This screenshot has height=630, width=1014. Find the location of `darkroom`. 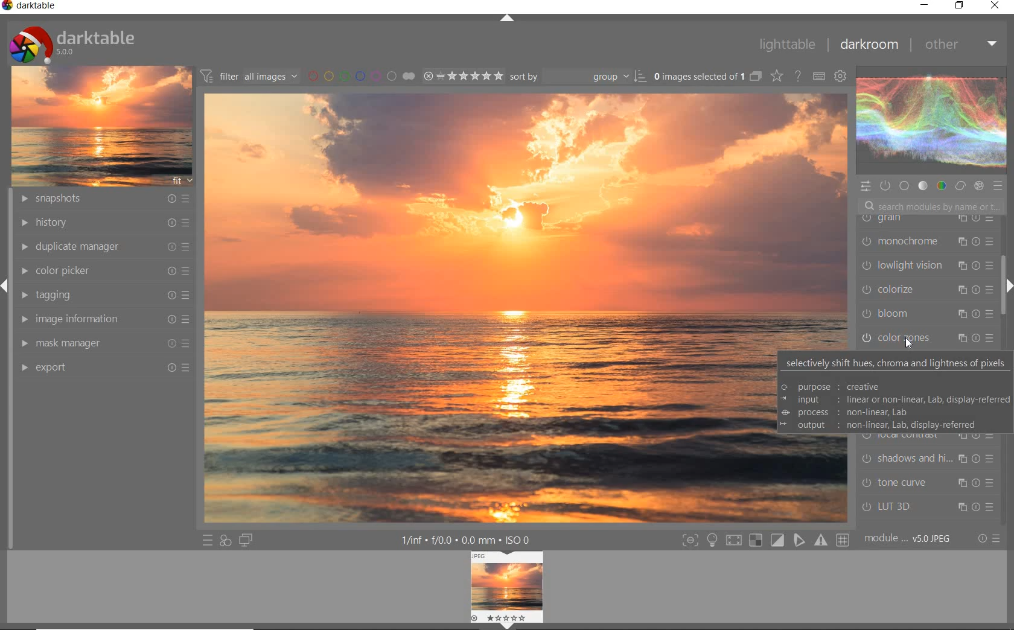

darkroom is located at coordinates (872, 45).